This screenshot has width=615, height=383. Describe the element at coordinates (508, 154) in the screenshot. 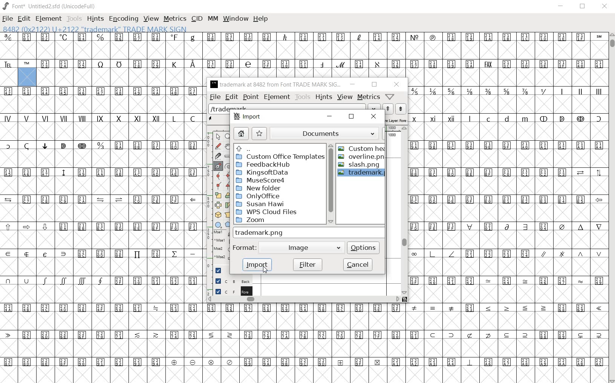

I see `symbols` at that location.